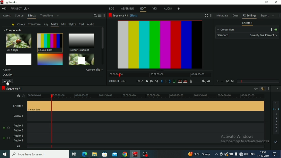  What do you see at coordinates (18, 95) in the screenshot?
I see `Zoom In ` at bounding box center [18, 95].